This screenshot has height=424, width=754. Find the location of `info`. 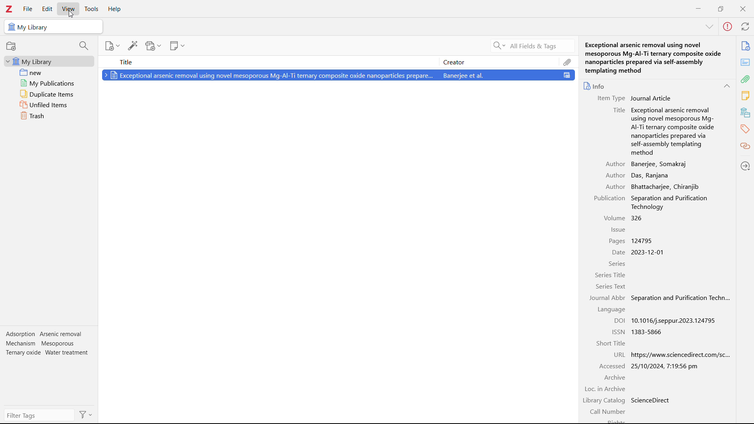

info is located at coordinates (746, 46).